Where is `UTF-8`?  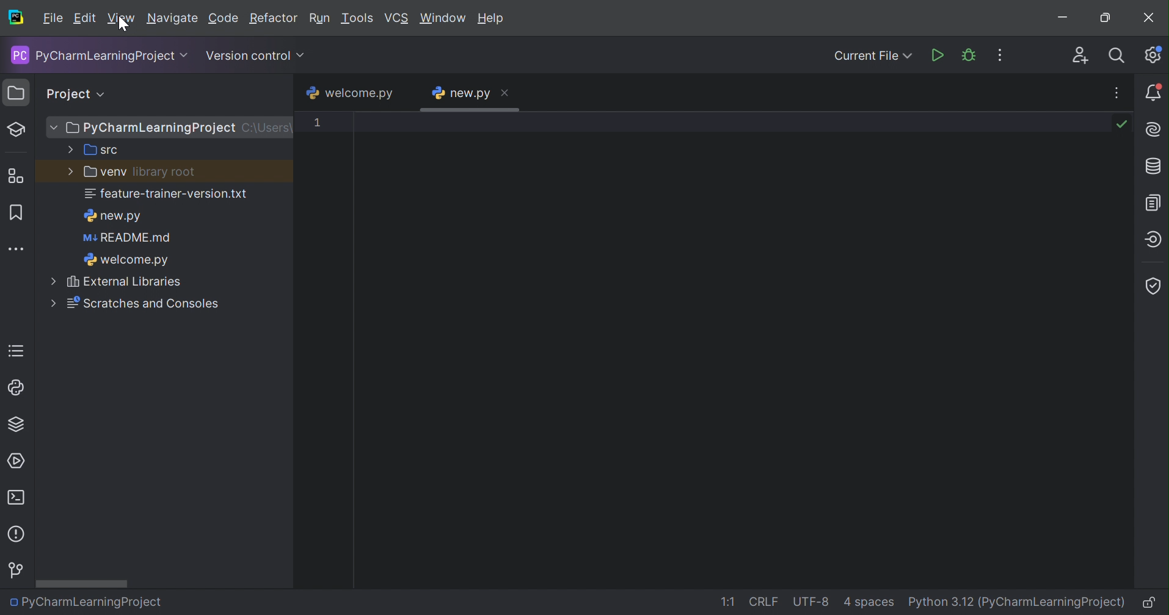
UTF-8 is located at coordinates (814, 600).